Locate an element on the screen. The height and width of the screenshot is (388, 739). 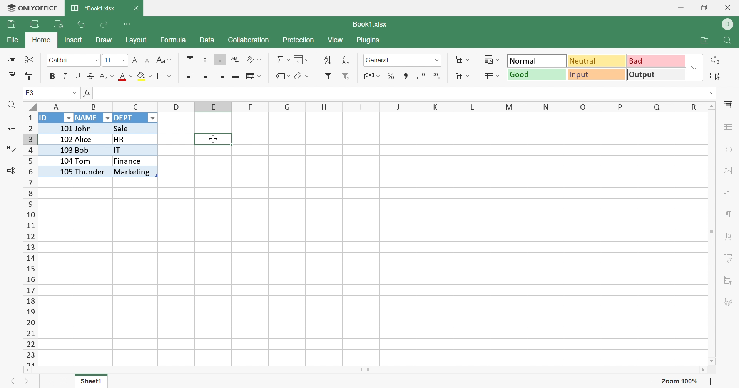
Slicer settings is located at coordinates (726, 280).